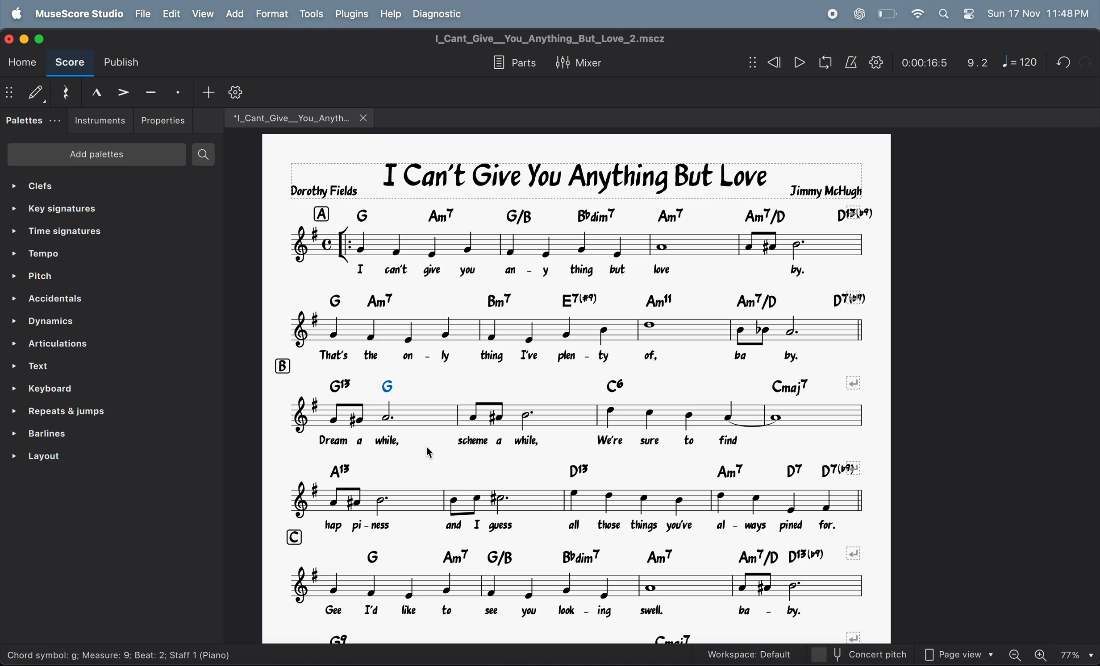  I want to click on , so click(587, 554).